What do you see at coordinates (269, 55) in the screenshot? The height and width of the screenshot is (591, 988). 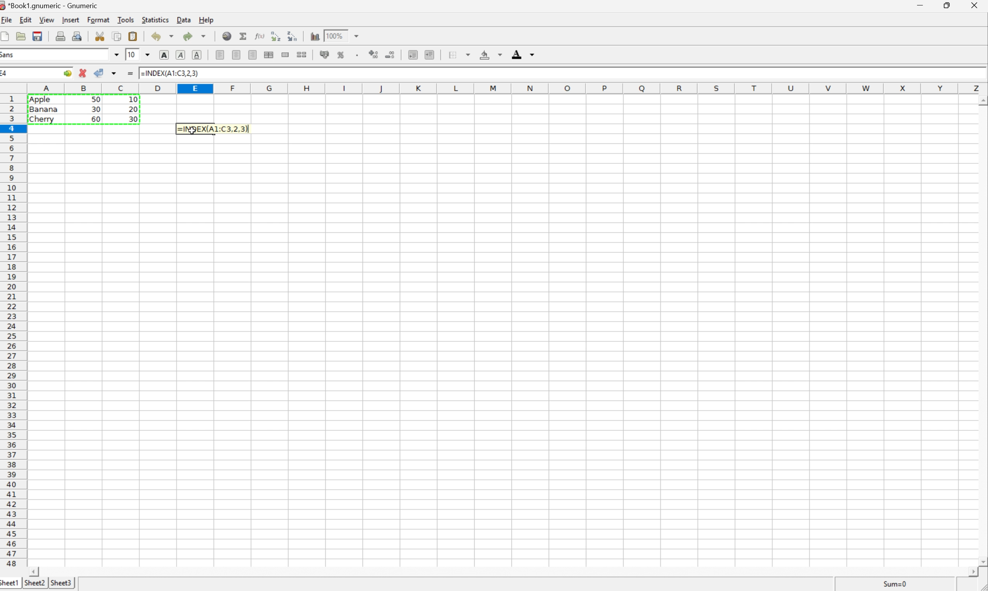 I see `center horizontally` at bounding box center [269, 55].